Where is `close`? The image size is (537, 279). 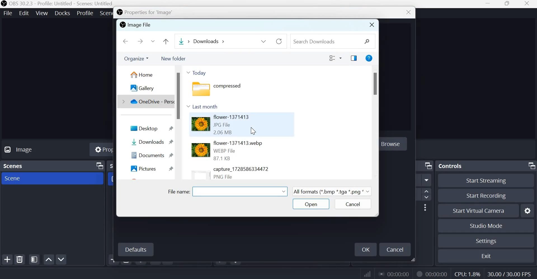 close is located at coordinates (371, 25).